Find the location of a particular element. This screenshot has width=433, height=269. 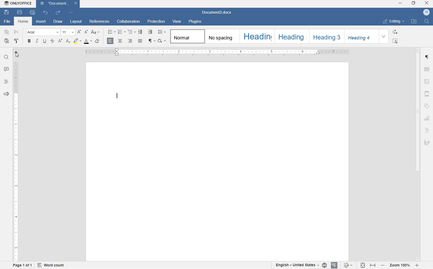

ZOOM IN OR OUT is located at coordinates (399, 265).